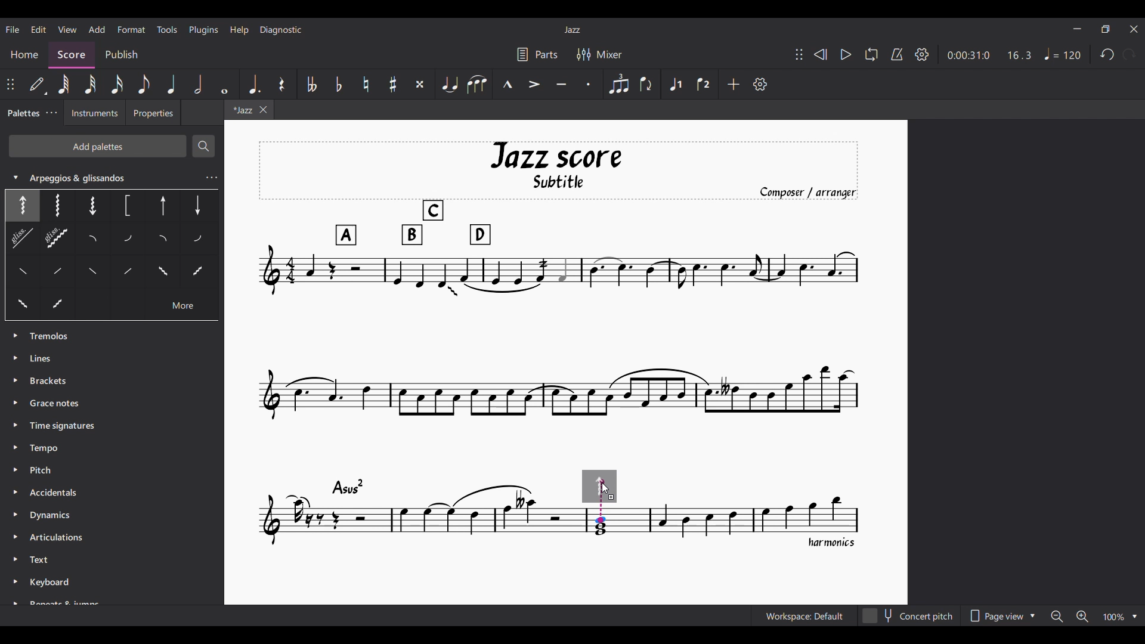 Image resolution: width=1145 pixels, height=644 pixels. I want to click on Add palettes, so click(97, 146).